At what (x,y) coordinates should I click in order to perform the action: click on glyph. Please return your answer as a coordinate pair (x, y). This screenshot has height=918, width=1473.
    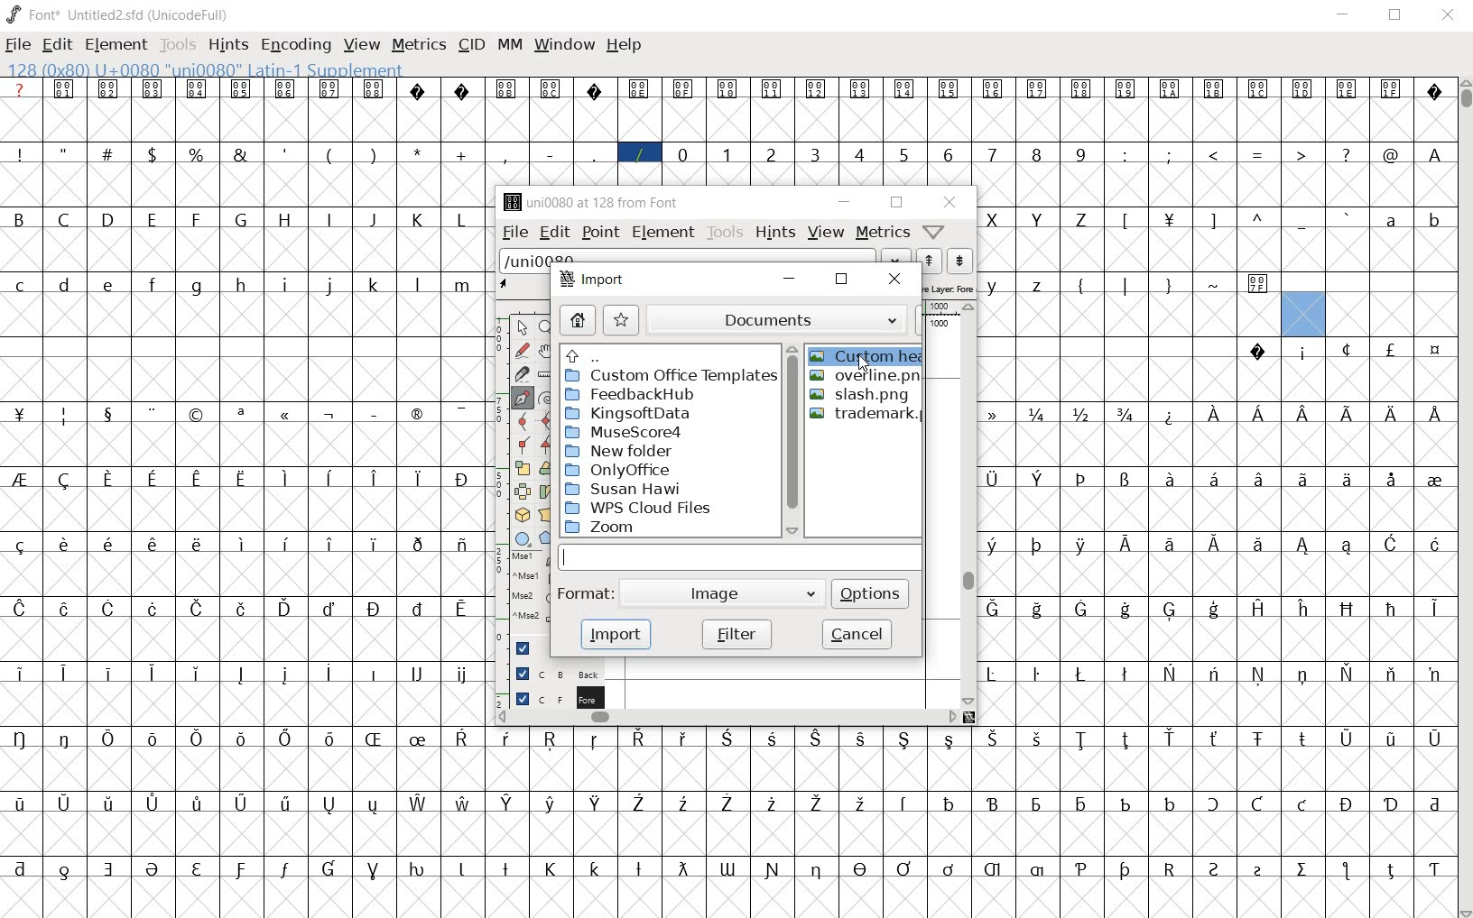
    Looking at the image, I should click on (774, 739).